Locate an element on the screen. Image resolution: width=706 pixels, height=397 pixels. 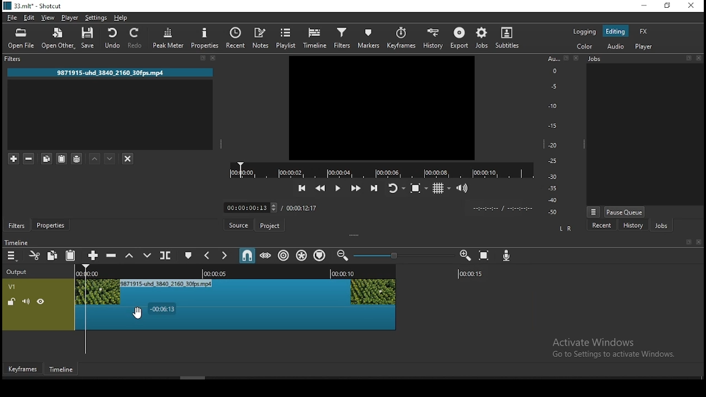
video clip is located at coordinates (237, 299).